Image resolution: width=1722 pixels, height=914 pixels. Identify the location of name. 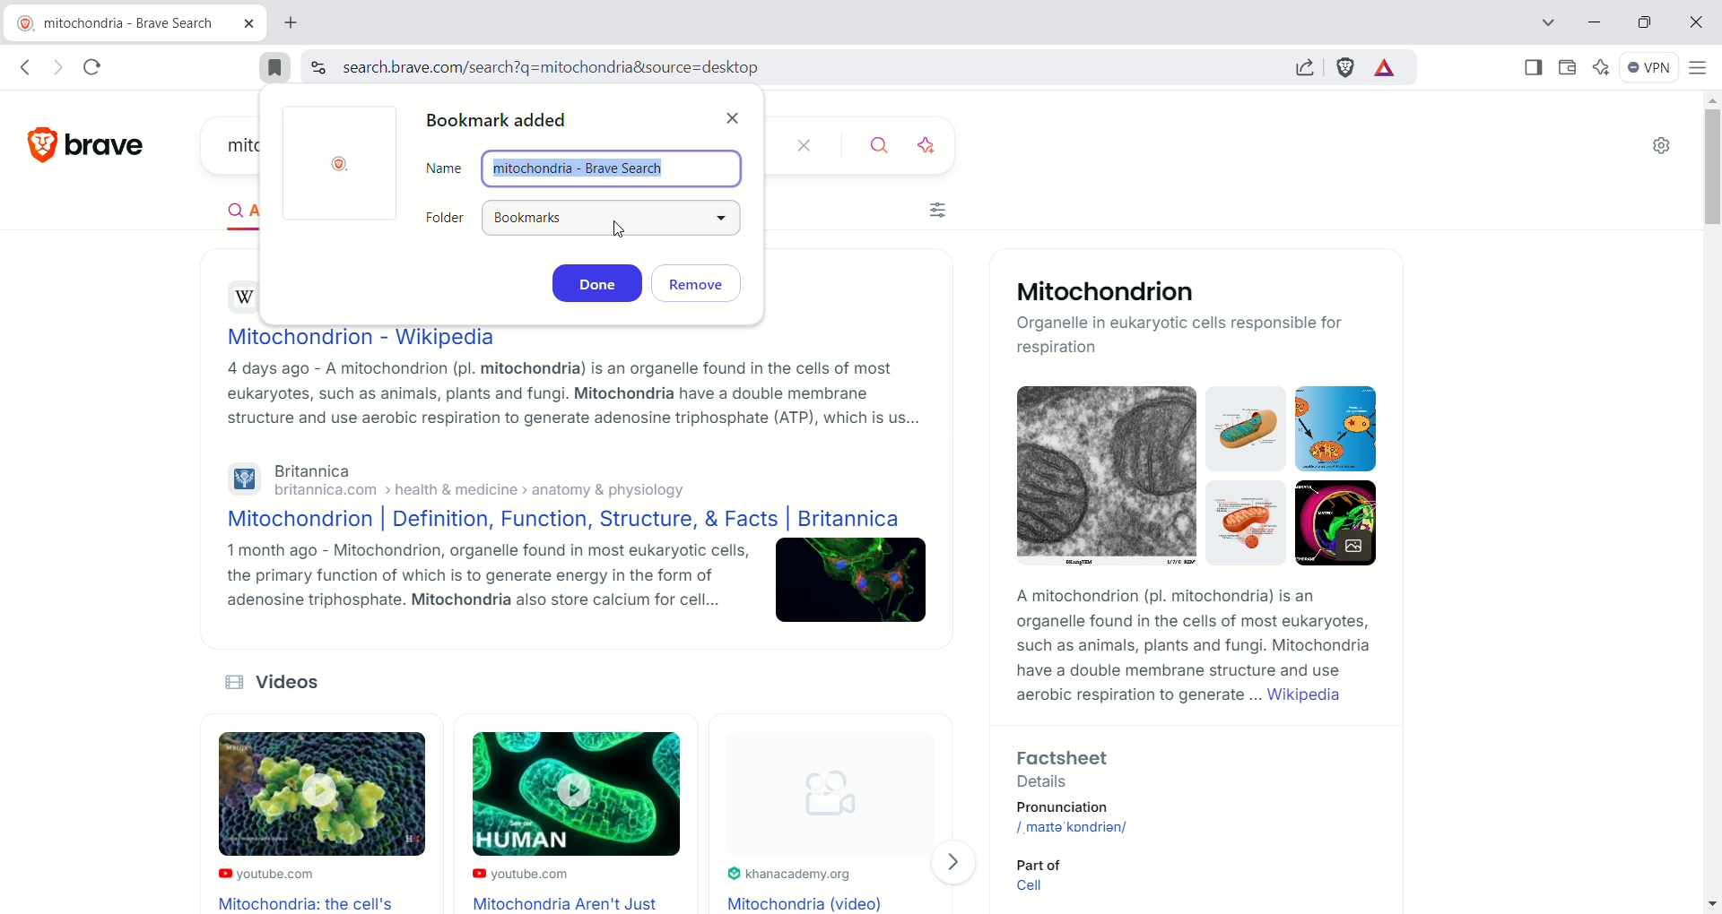
(586, 168).